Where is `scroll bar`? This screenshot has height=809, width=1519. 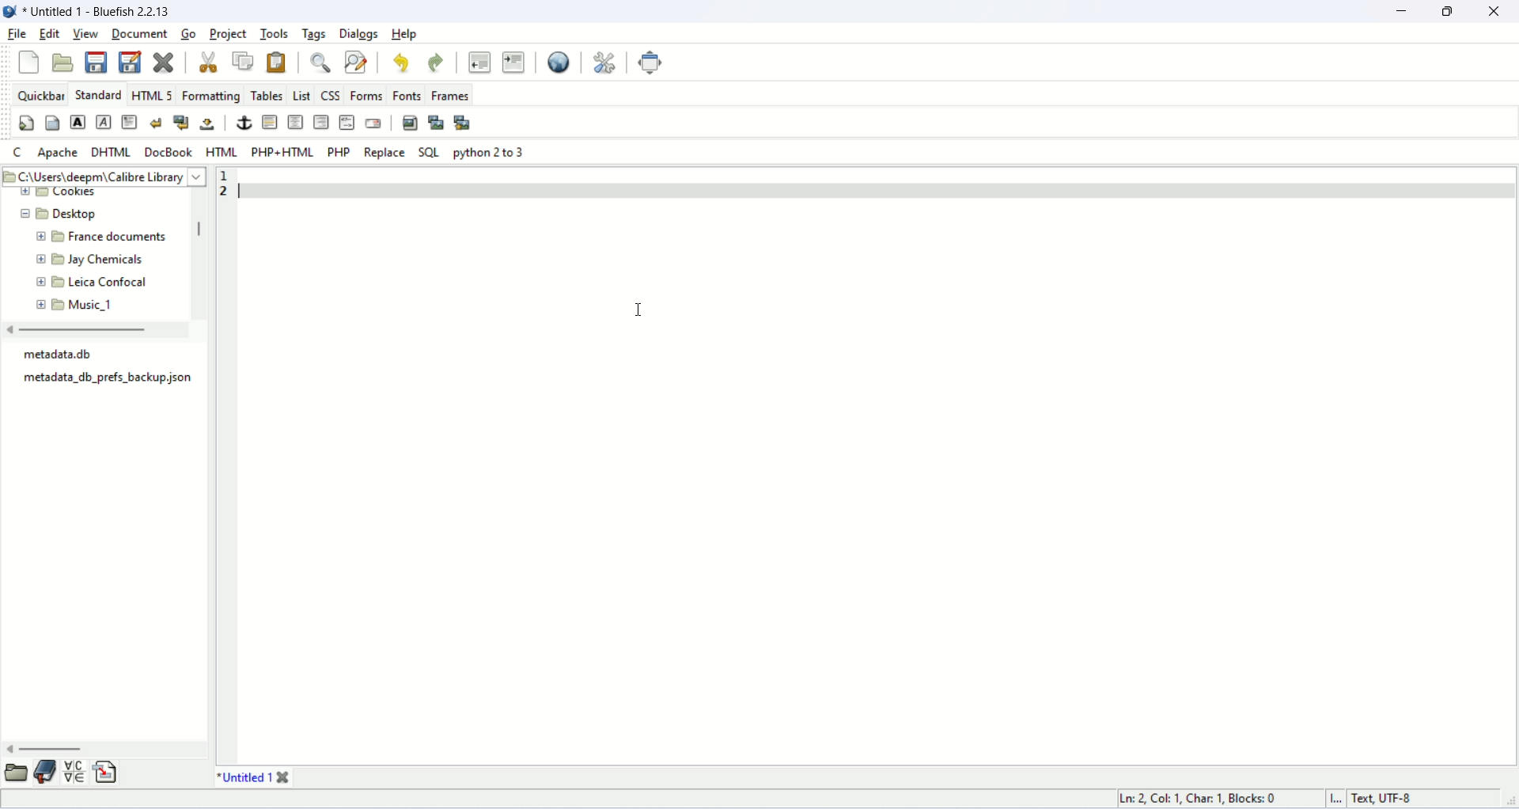
scroll bar is located at coordinates (199, 251).